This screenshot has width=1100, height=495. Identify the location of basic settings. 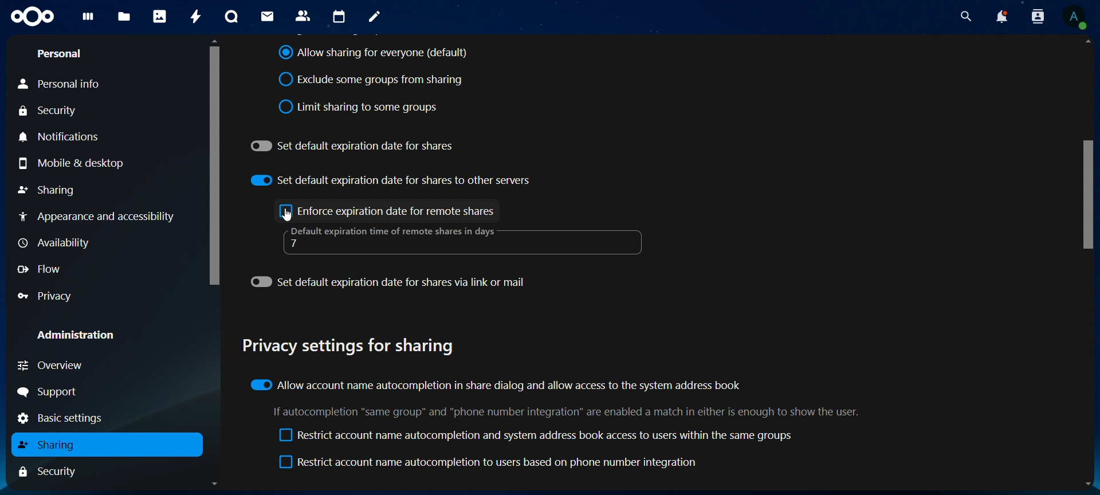
(65, 418).